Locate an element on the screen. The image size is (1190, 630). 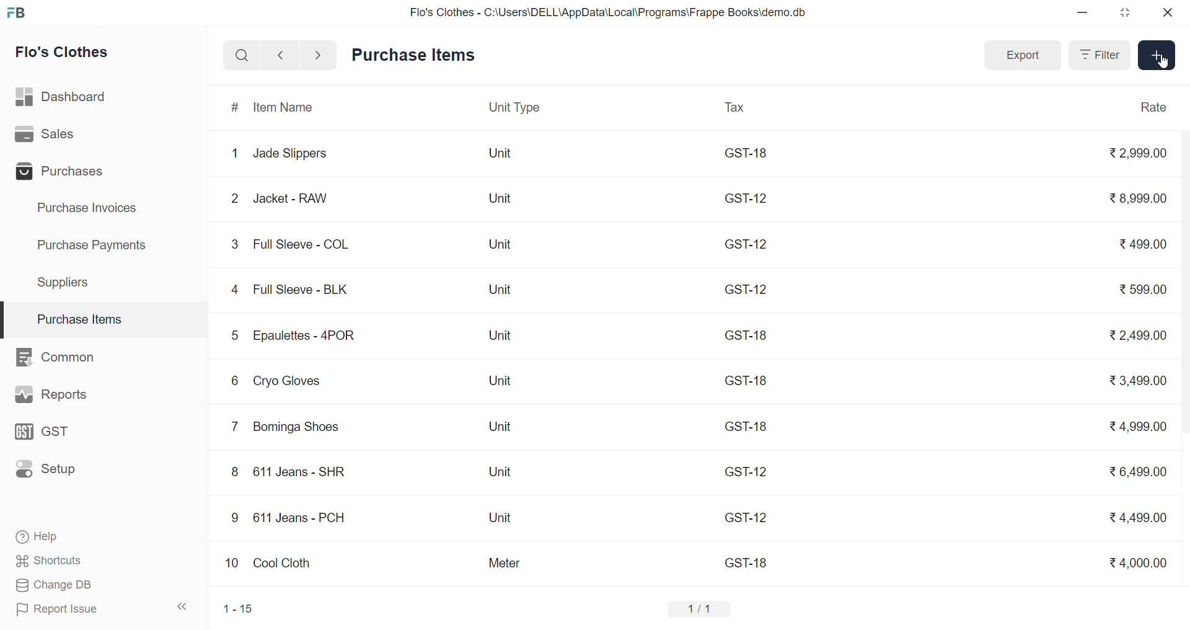
GST-12 is located at coordinates (747, 198).